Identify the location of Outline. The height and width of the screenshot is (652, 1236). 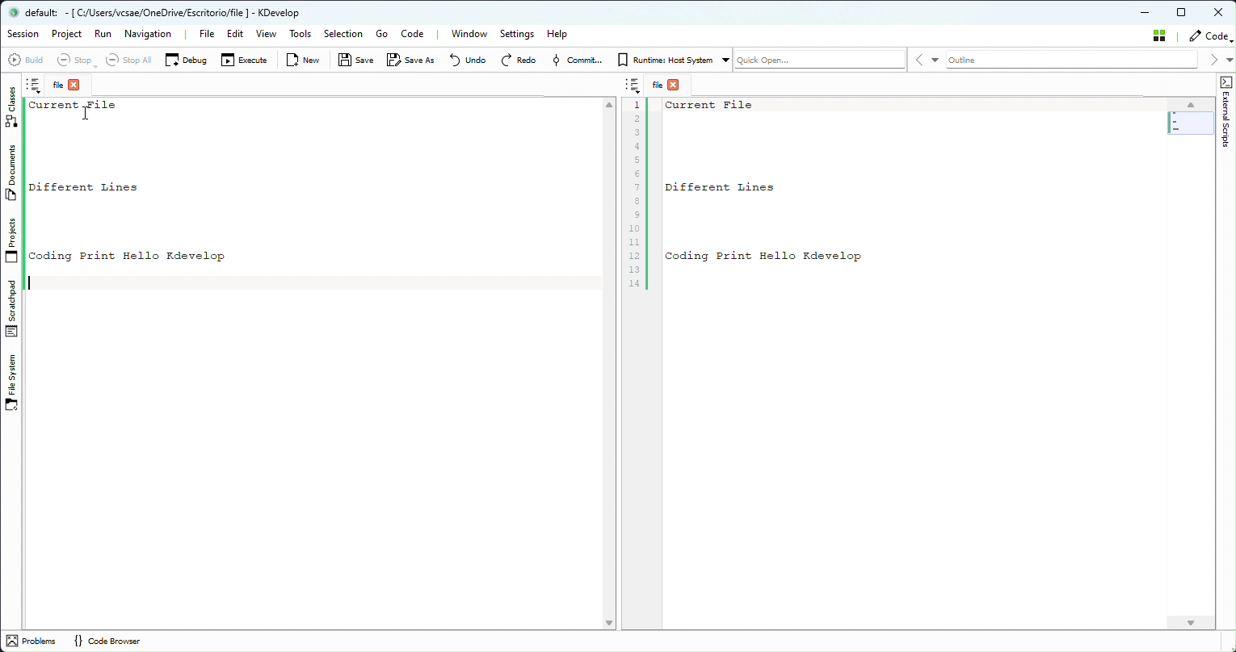
(1072, 60).